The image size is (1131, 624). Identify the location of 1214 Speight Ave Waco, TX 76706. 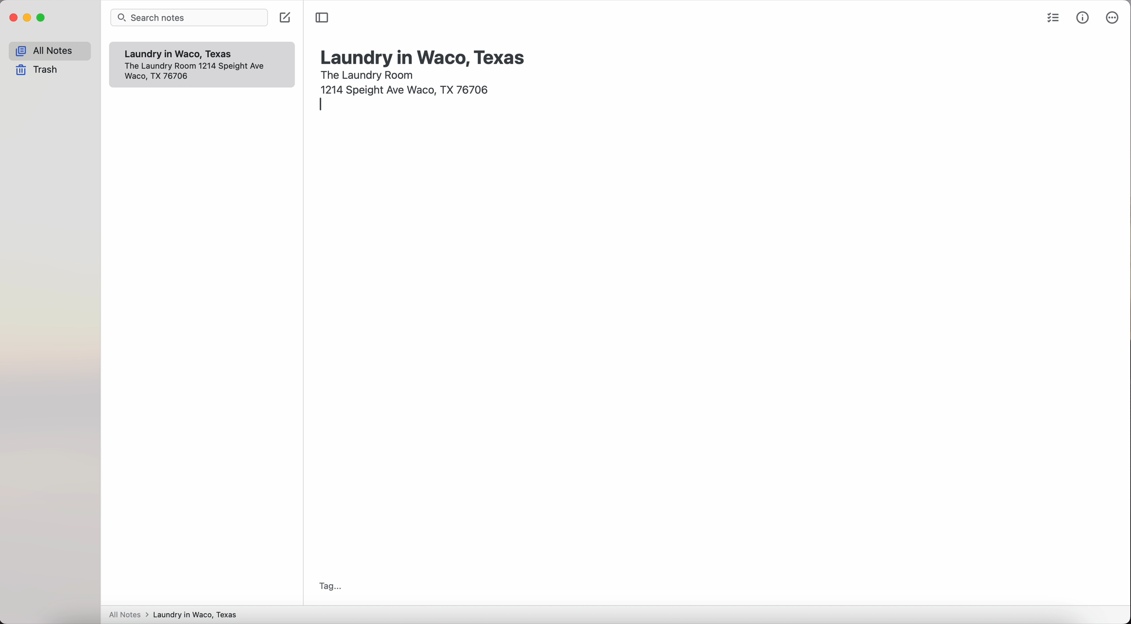
(198, 72).